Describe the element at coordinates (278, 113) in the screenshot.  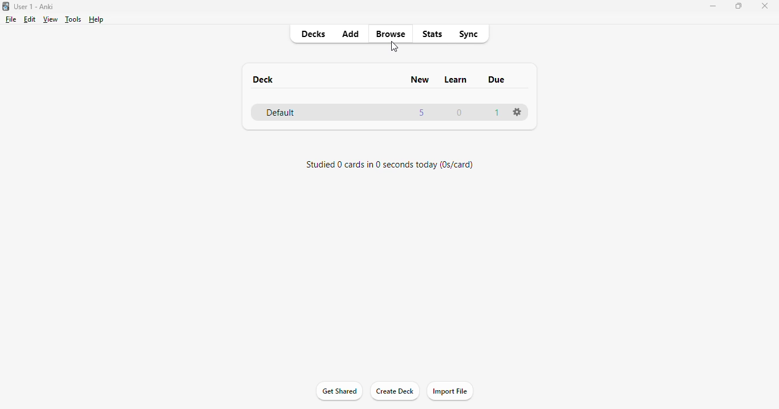
I see `default` at that location.